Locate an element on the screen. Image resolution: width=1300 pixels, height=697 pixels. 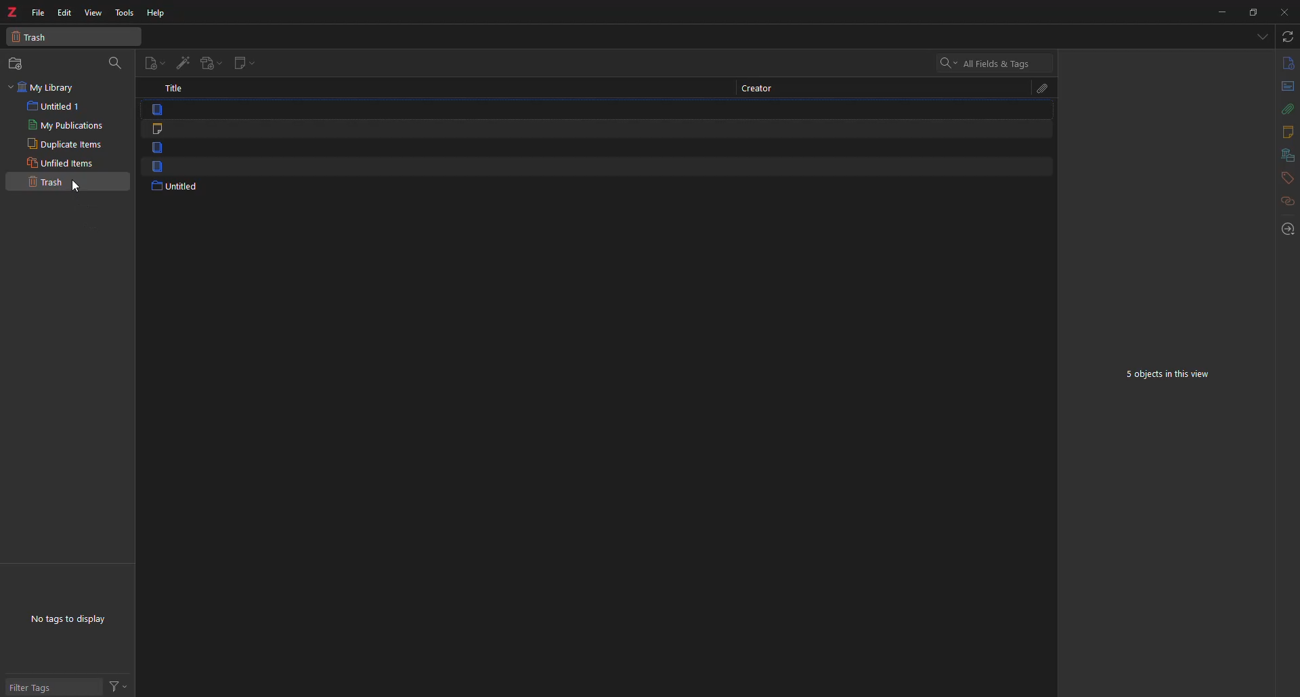
notes is located at coordinates (1286, 132).